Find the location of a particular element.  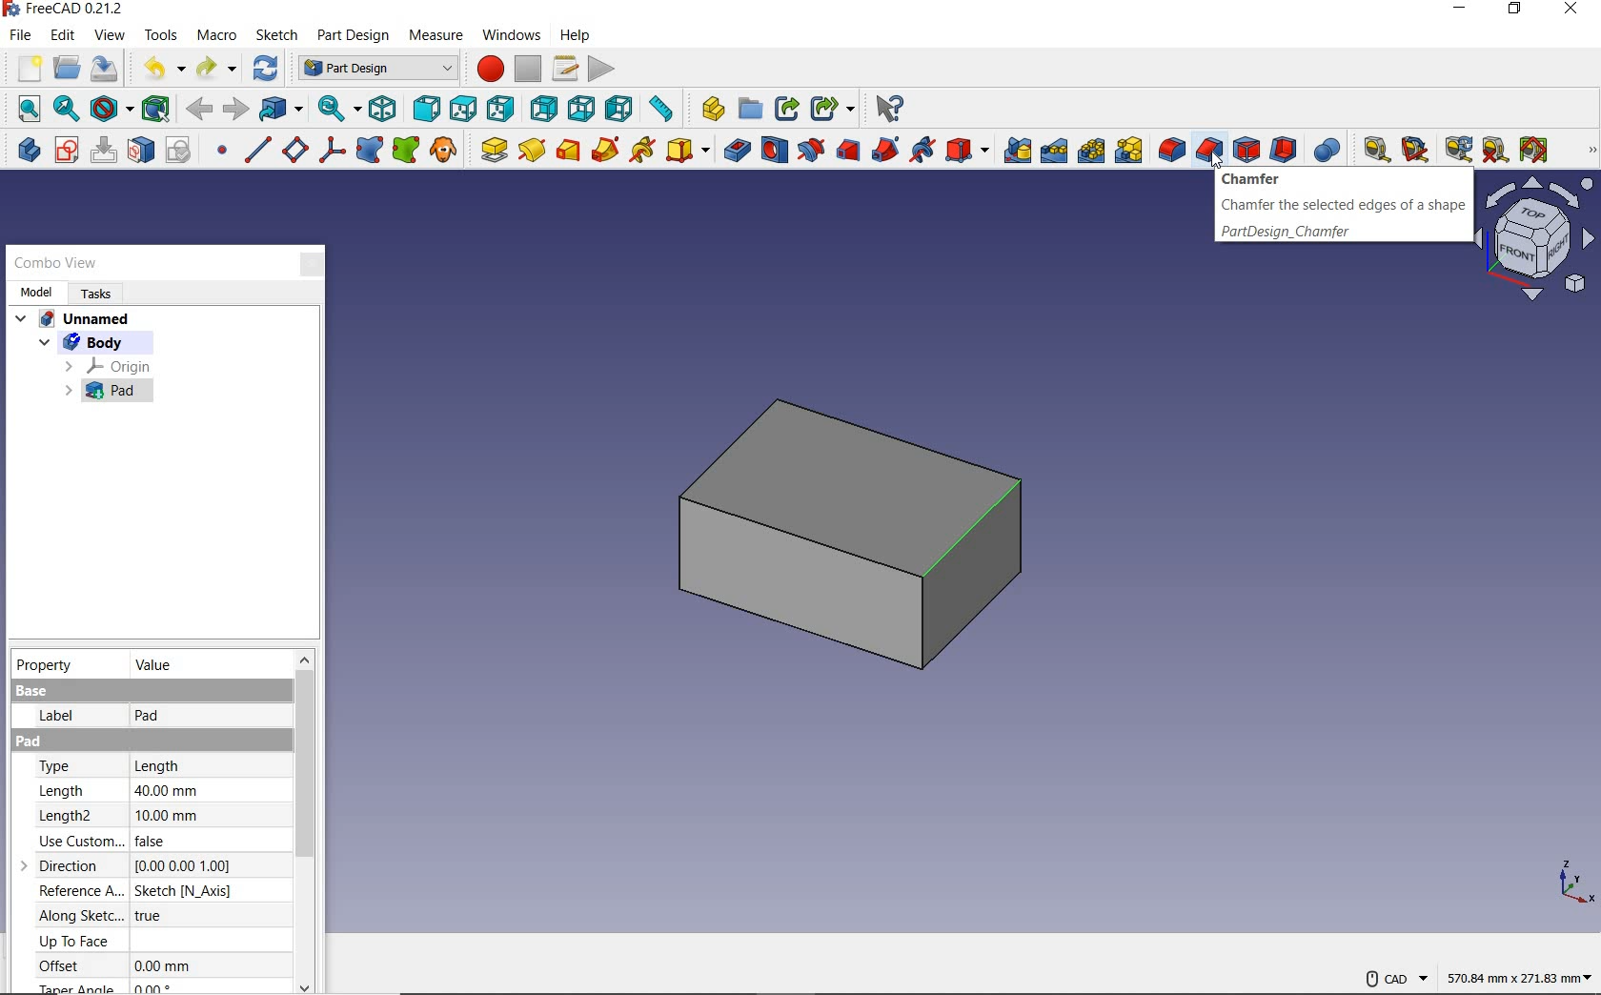

Part Design is located at coordinates (375, 69).